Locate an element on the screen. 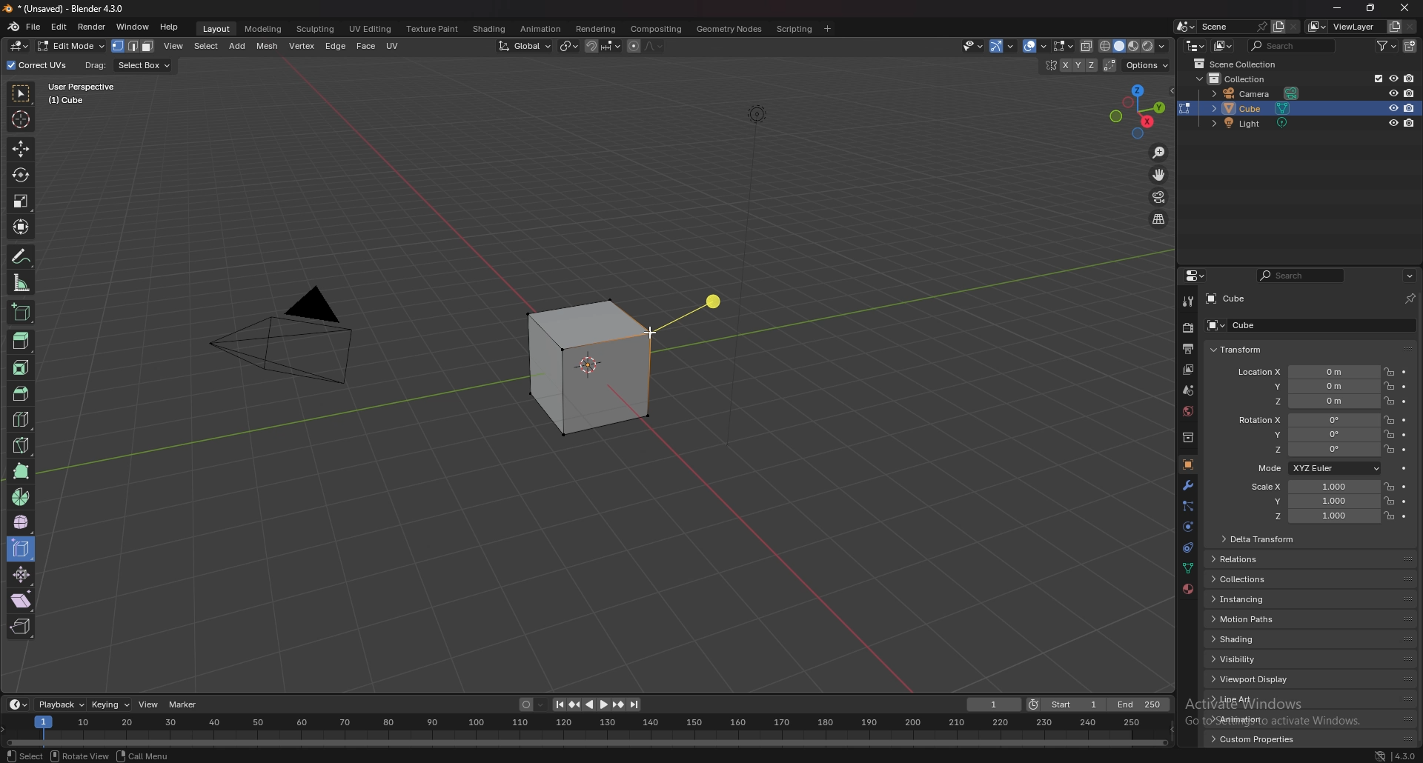 The width and height of the screenshot is (1423, 763). add workspace is located at coordinates (829, 29).